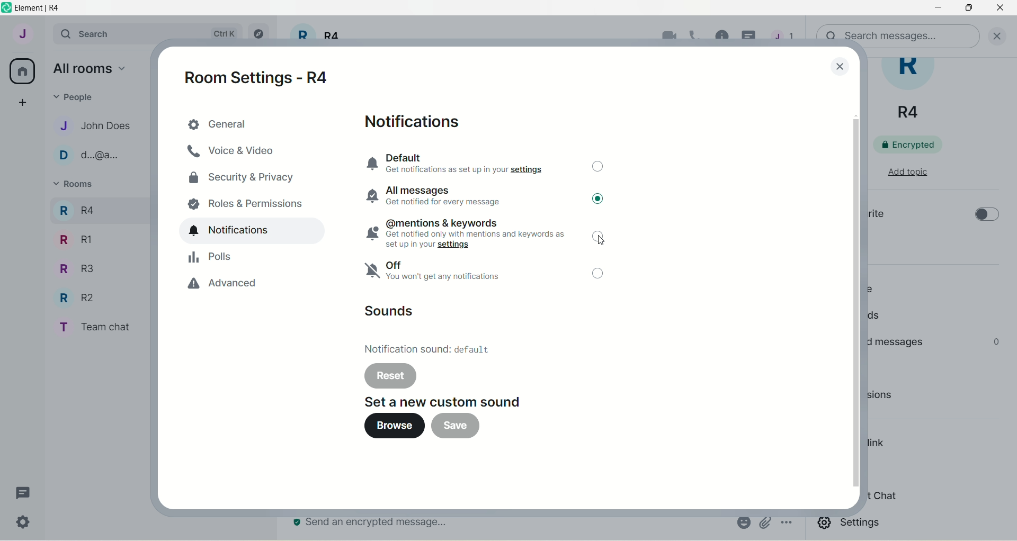 The image size is (1017, 541). I want to click on emoji, so click(743, 522).